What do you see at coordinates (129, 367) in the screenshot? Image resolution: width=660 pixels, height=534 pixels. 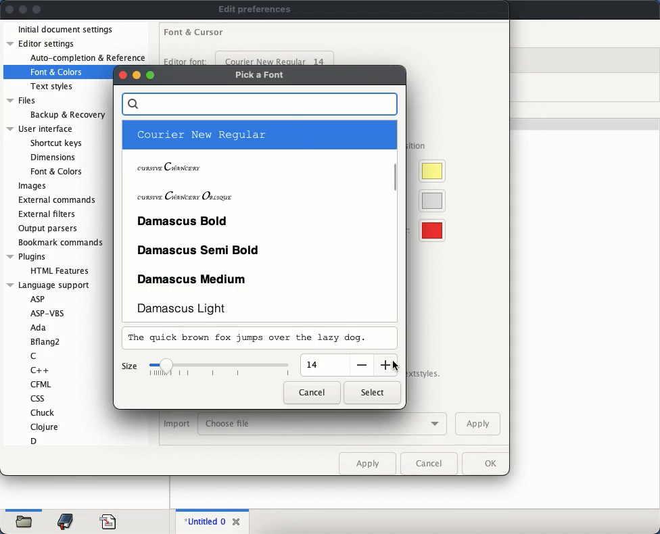 I see `size` at bounding box center [129, 367].